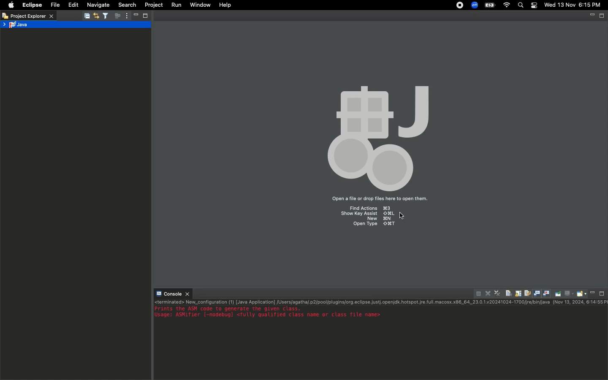 The height and width of the screenshot is (380, 608). I want to click on Zoom, so click(473, 6).